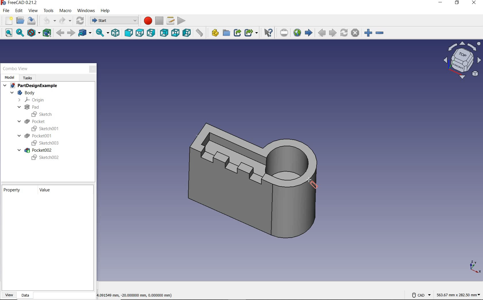 This screenshot has width=483, height=300. Describe the element at coordinates (28, 78) in the screenshot. I see `TASKS` at that location.